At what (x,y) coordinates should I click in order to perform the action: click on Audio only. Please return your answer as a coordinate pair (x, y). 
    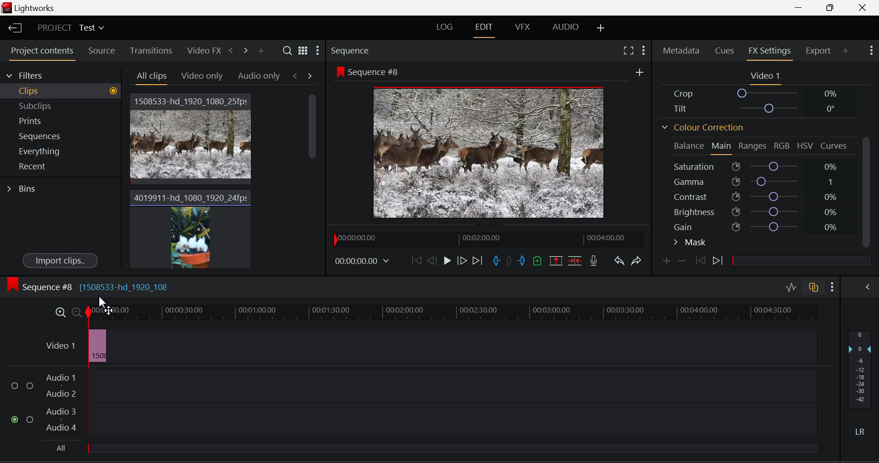
    Looking at the image, I should click on (259, 76).